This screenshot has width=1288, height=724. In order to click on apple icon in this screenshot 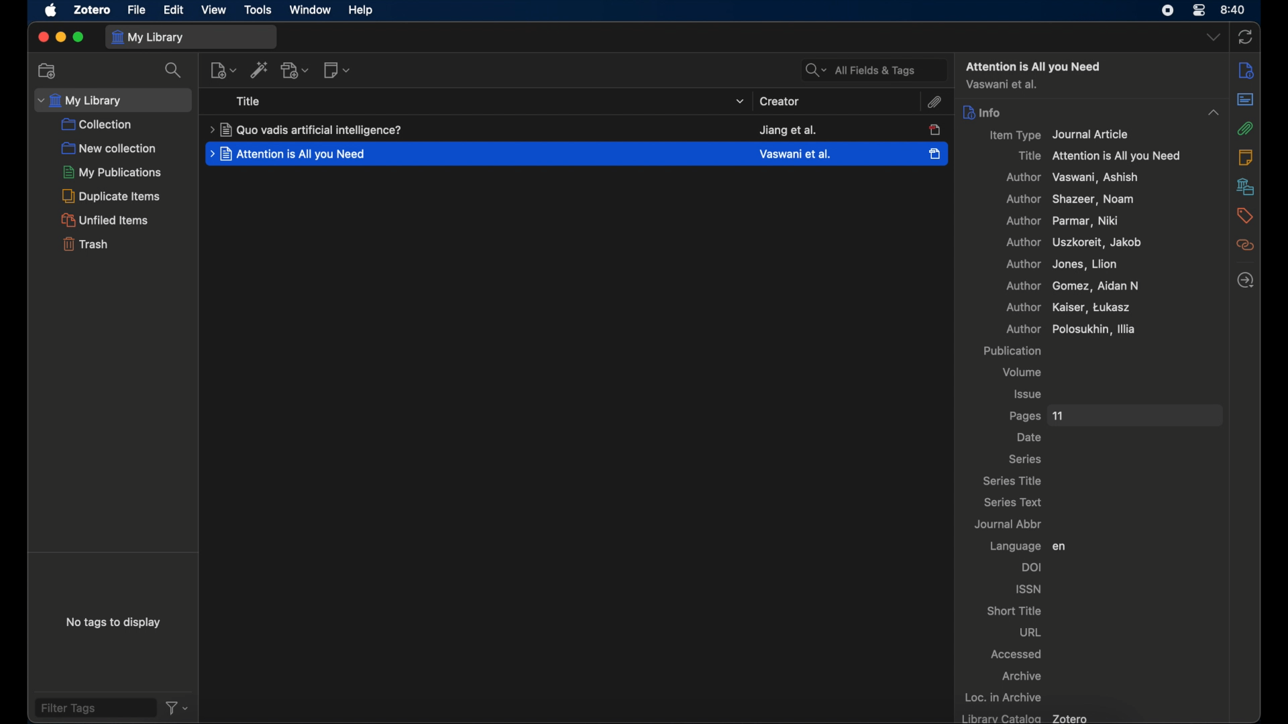, I will do `click(50, 11)`.